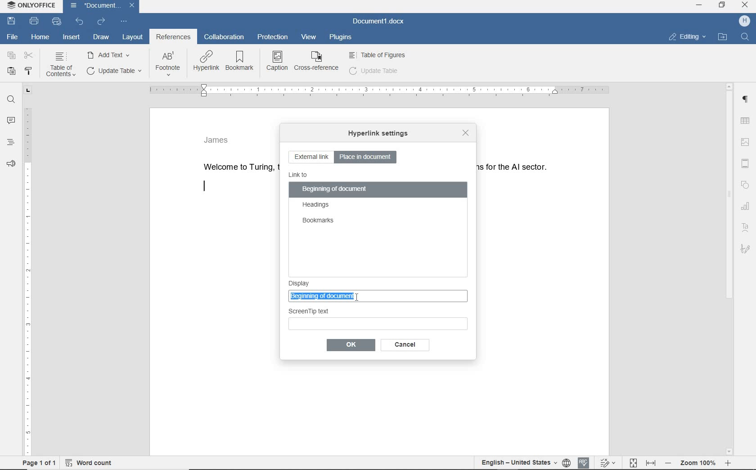 The image size is (756, 470). I want to click on quick print, so click(56, 21).